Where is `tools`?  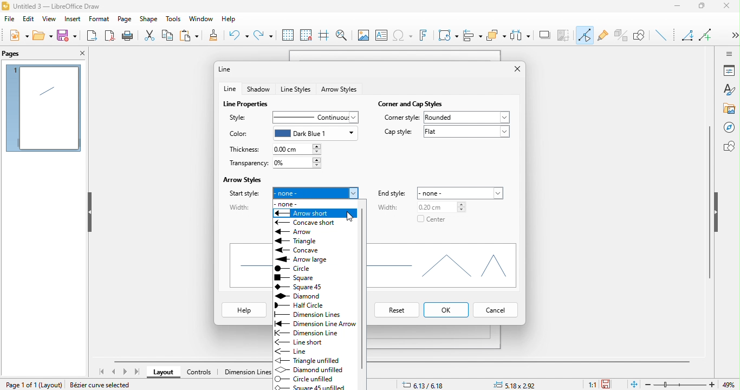
tools is located at coordinates (171, 18).